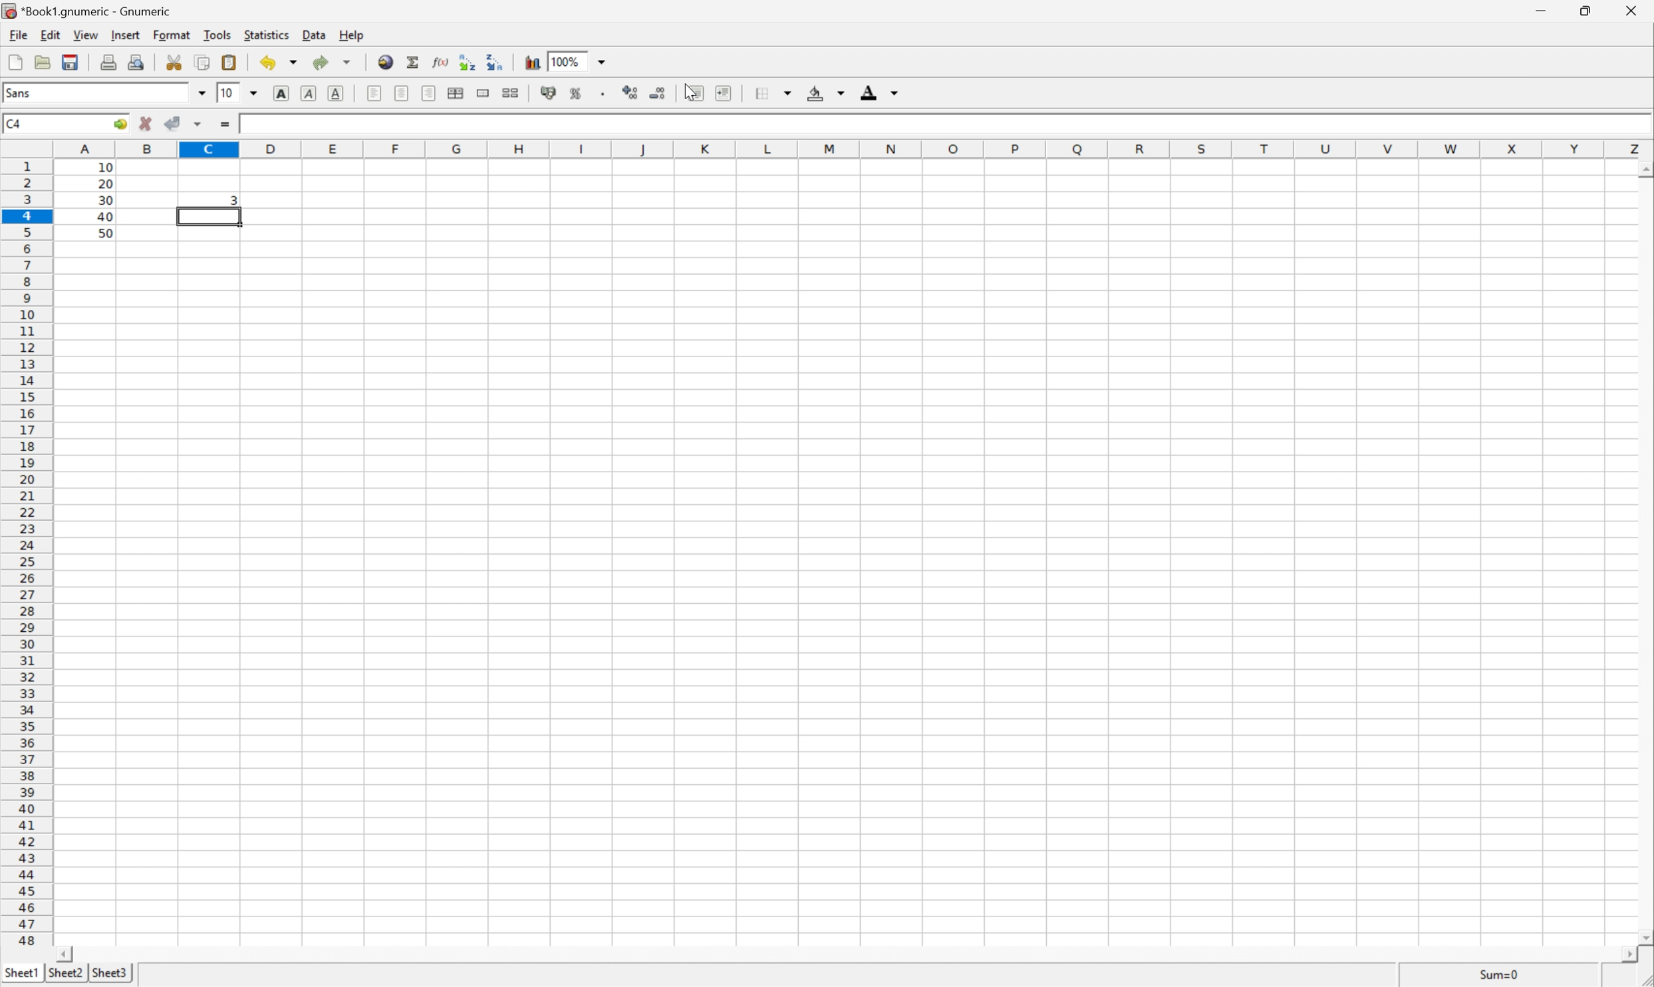  Describe the element at coordinates (125, 35) in the screenshot. I see `Insert` at that location.